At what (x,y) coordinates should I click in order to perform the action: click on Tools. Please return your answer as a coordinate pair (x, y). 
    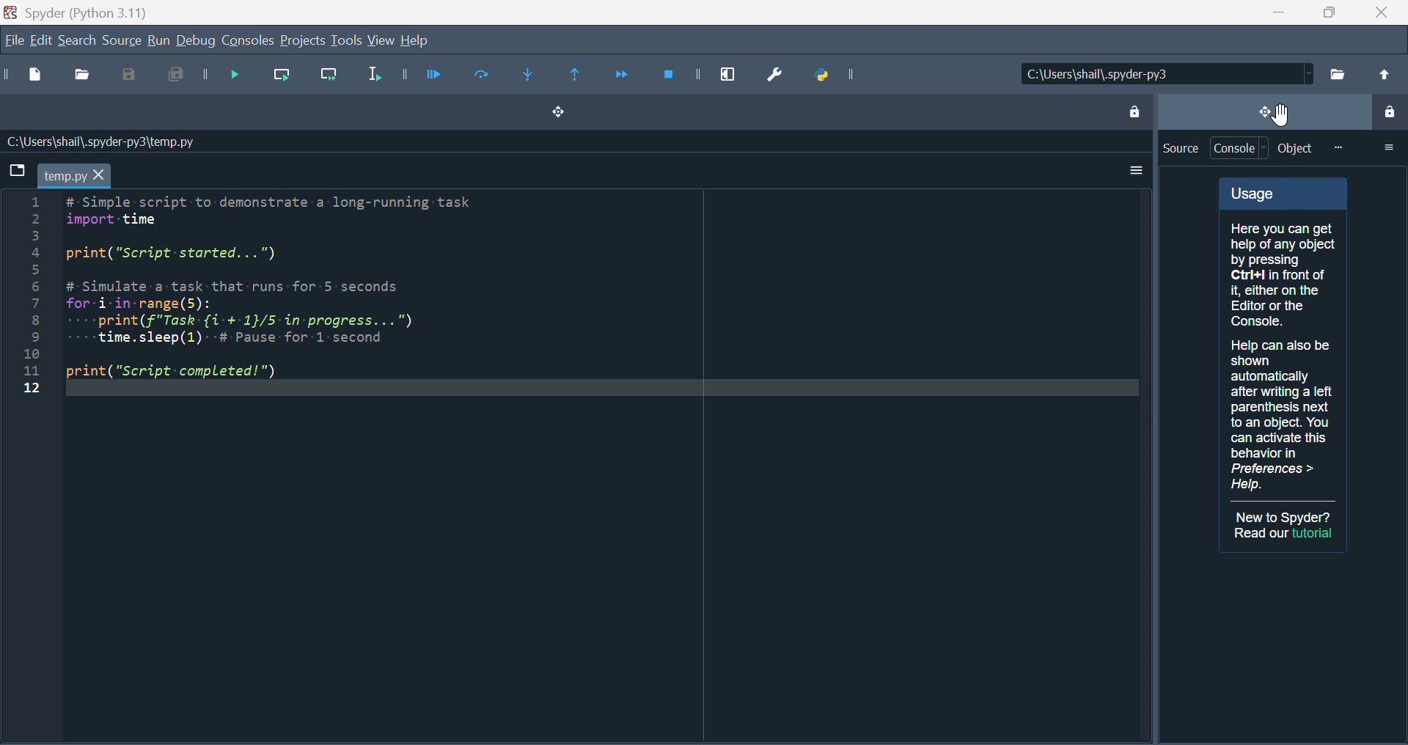
    Looking at the image, I should click on (345, 40).